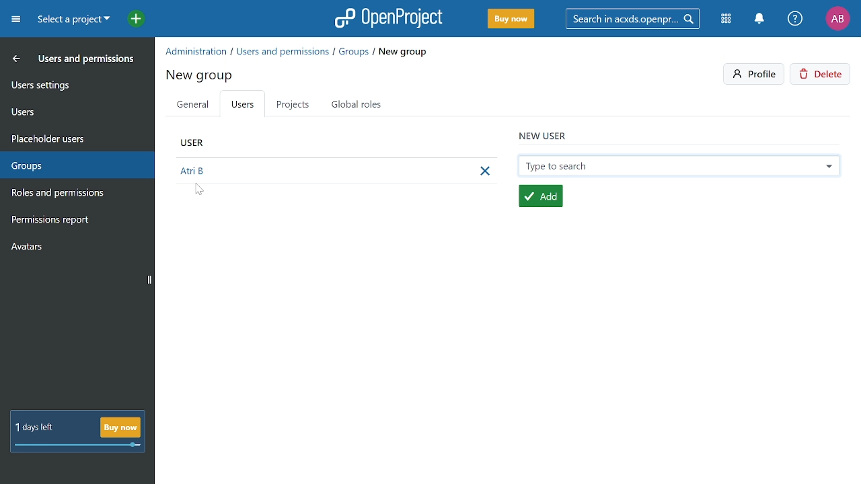 Image resolution: width=861 pixels, height=484 pixels. Describe the element at coordinates (484, 171) in the screenshot. I see `Remove user` at that location.